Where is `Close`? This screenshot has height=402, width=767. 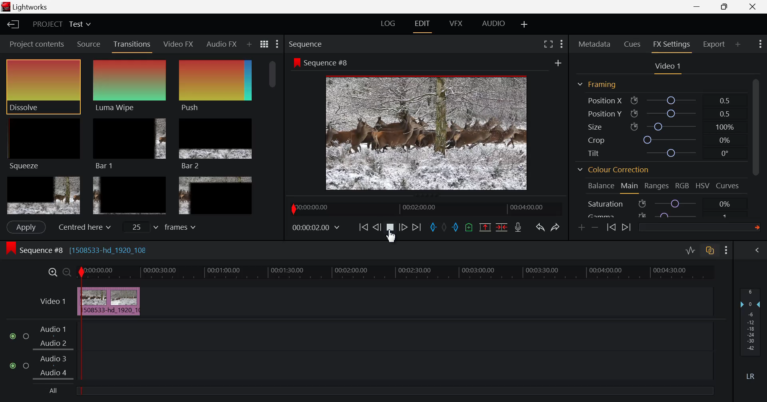
Close is located at coordinates (751, 7).